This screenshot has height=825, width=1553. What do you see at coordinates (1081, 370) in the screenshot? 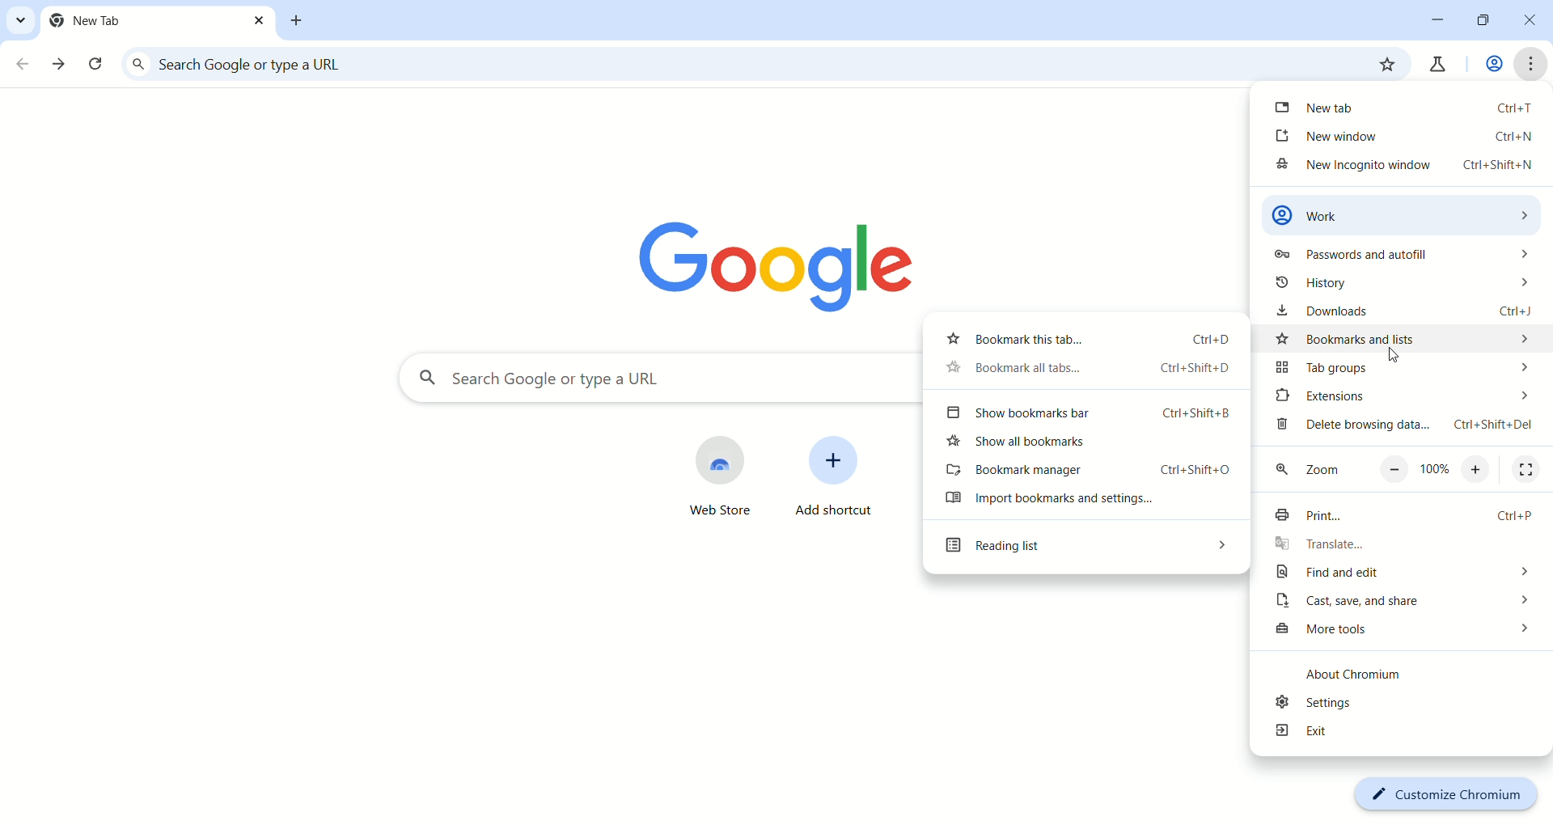
I see `bookmark all tabs` at bounding box center [1081, 370].